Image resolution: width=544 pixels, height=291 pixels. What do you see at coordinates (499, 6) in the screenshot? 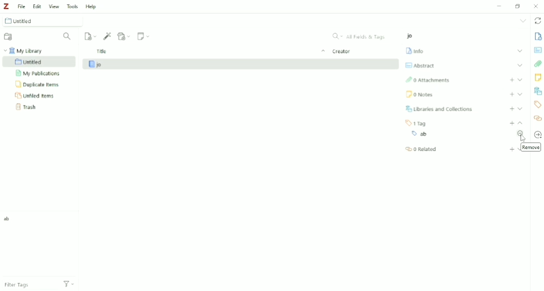
I see `Minimize` at bounding box center [499, 6].